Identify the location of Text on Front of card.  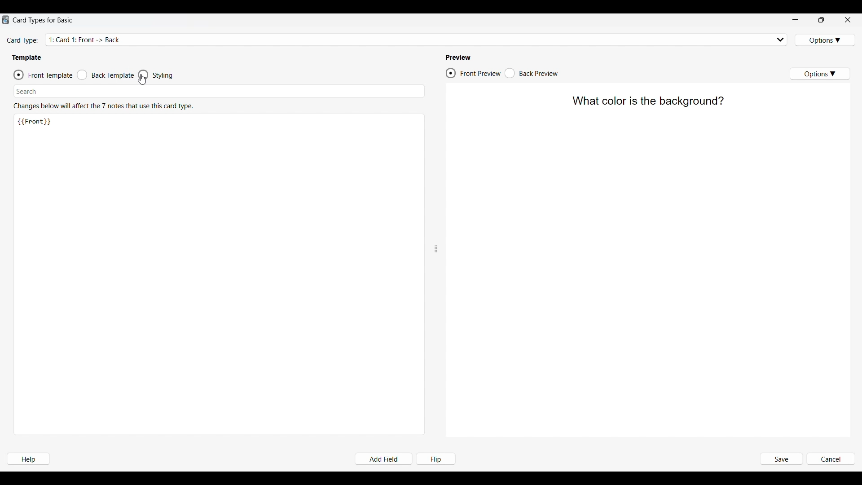
(40, 124).